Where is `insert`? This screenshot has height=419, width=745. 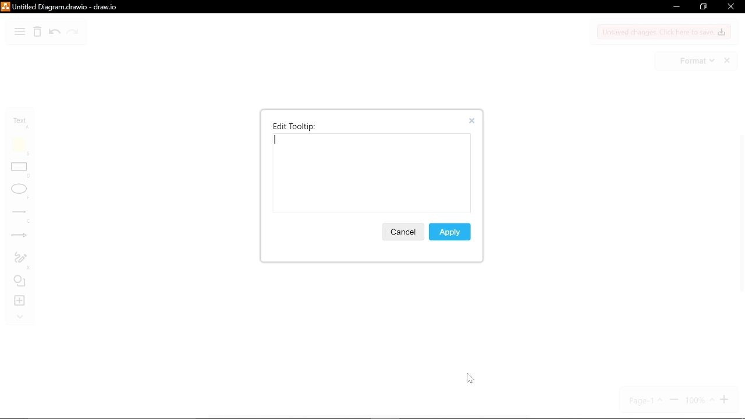 insert is located at coordinates (21, 301).